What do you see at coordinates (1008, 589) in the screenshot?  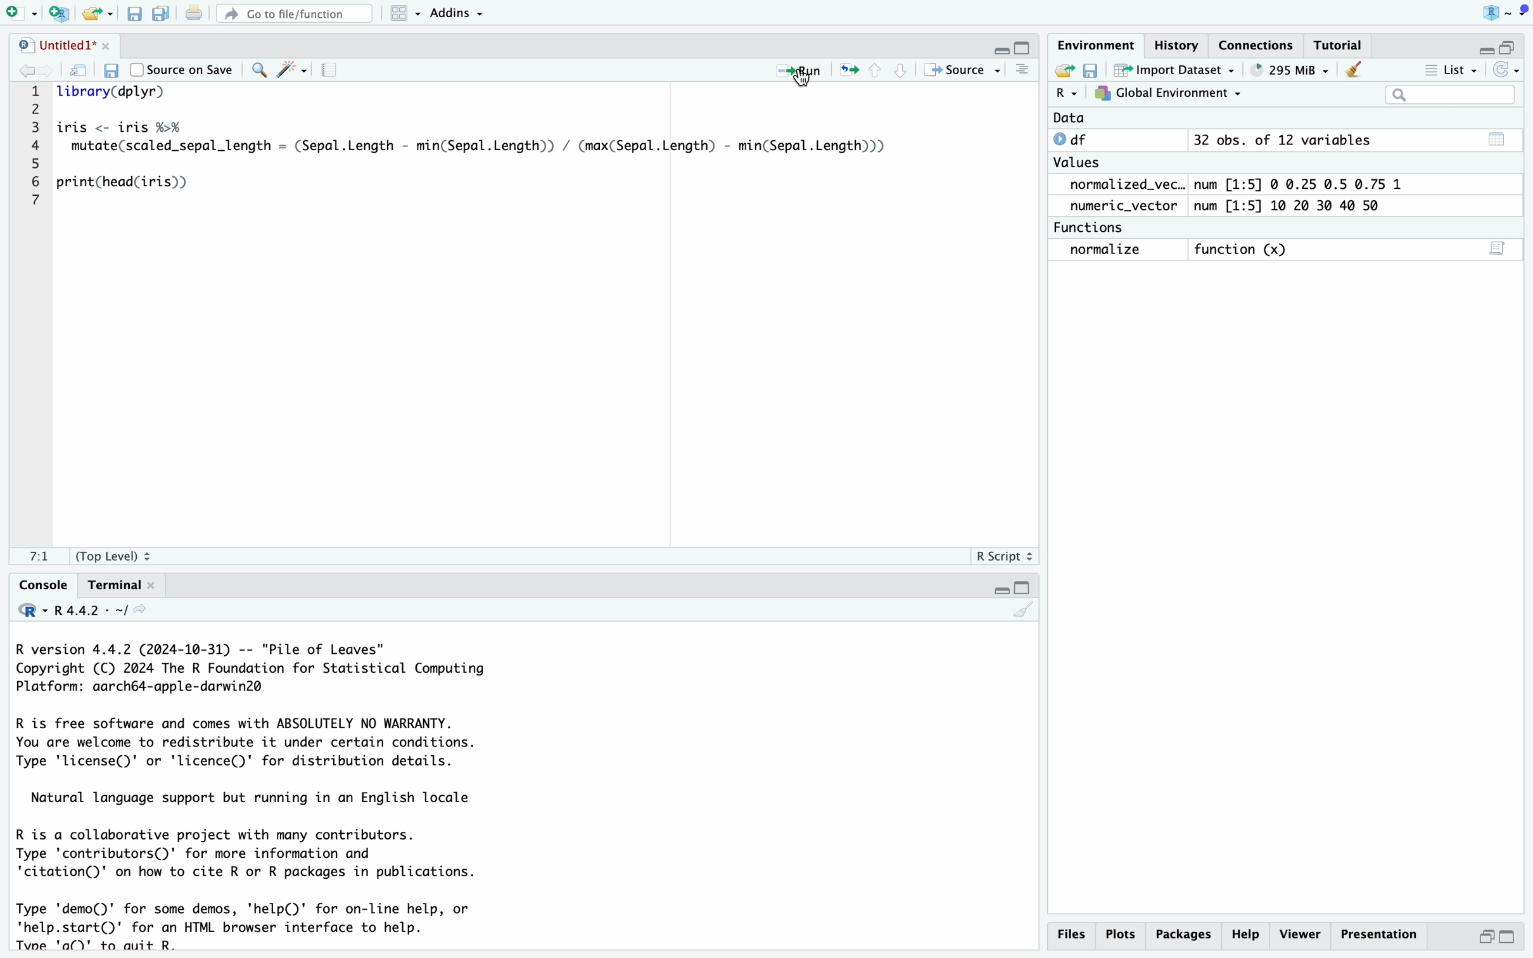 I see `Fullscreen` at bounding box center [1008, 589].